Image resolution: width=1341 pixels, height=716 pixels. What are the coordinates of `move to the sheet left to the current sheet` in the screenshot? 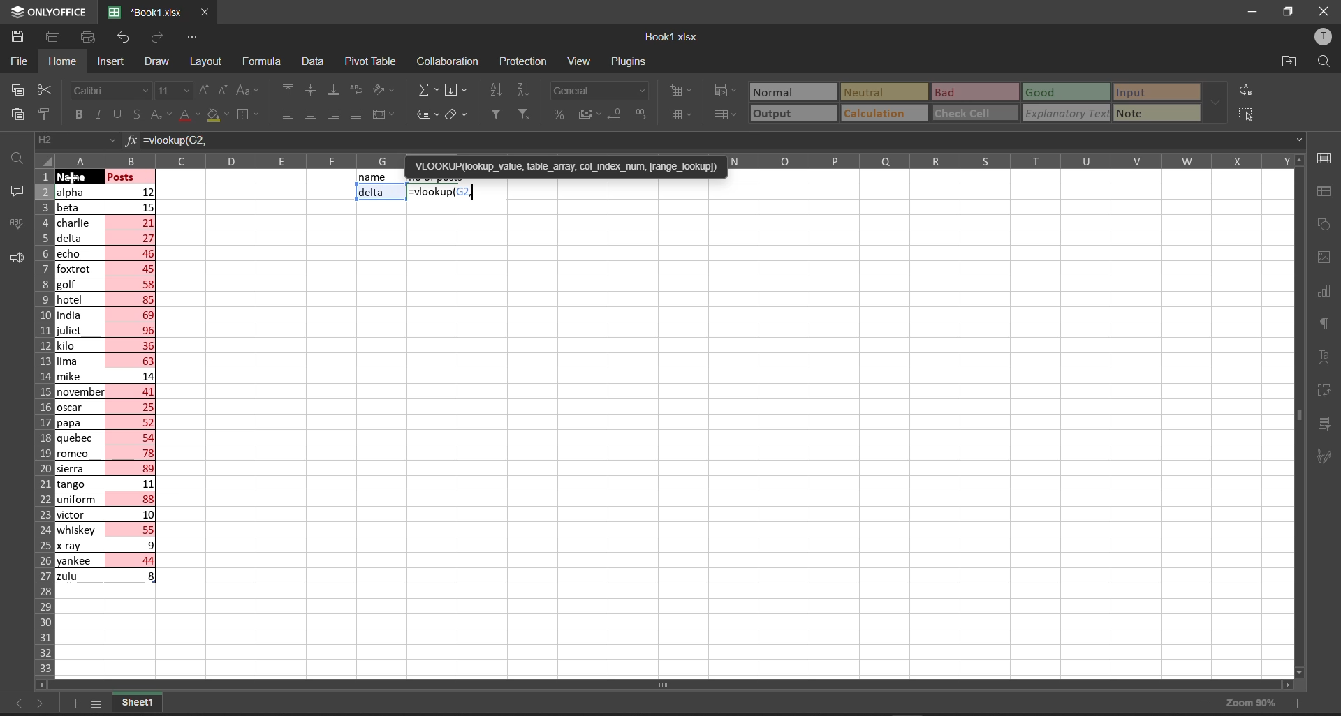 It's located at (16, 703).